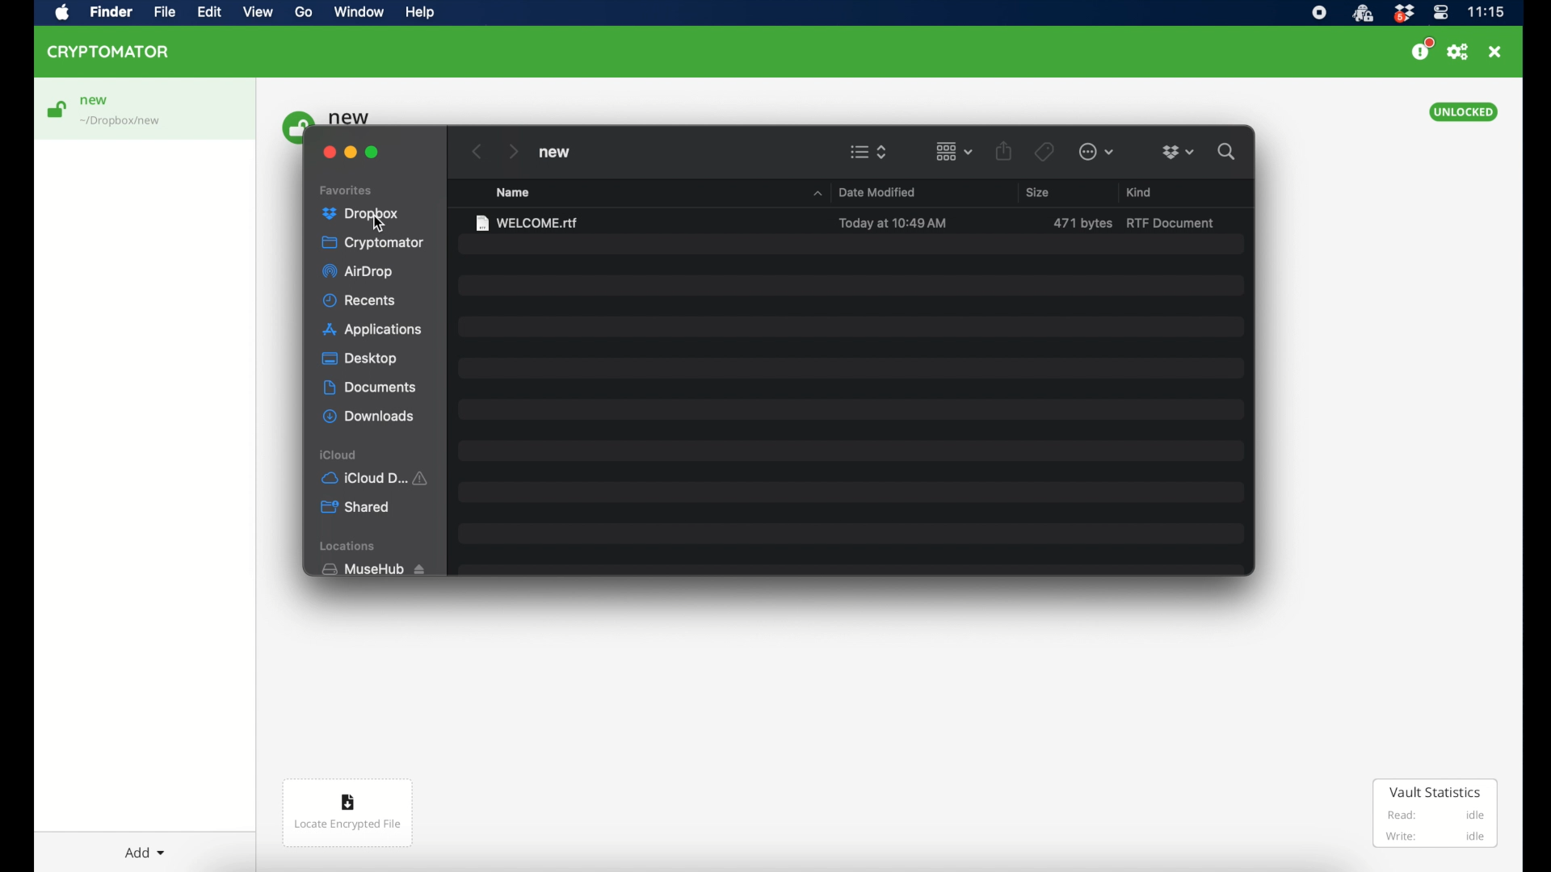 This screenshot has width=1551, height=872. What do you see at coordinates (514, 152) in the screenshot?
I see `next` at bounding box center [514, 152].